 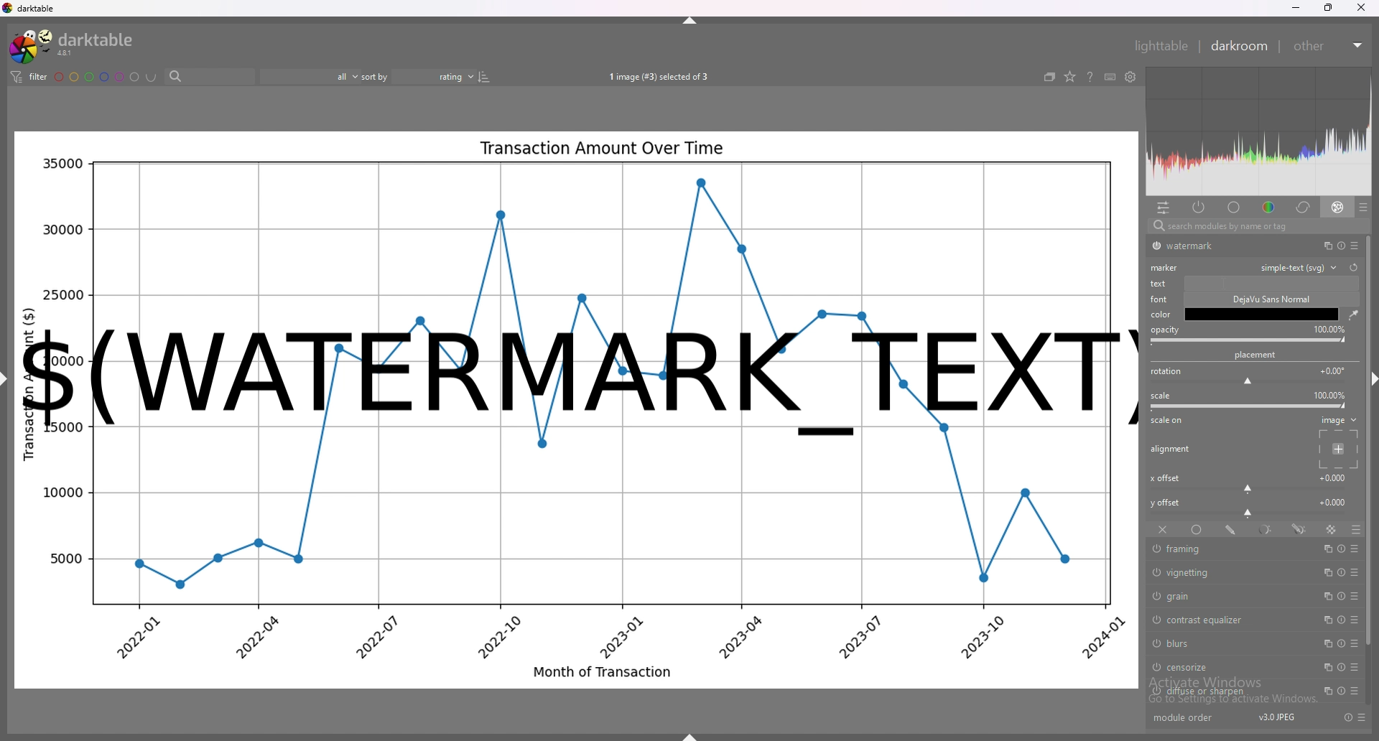 What do you see at coordinates (1354, 268) in the screenshot?
I see `reset` at bounding box center [1354, 268].